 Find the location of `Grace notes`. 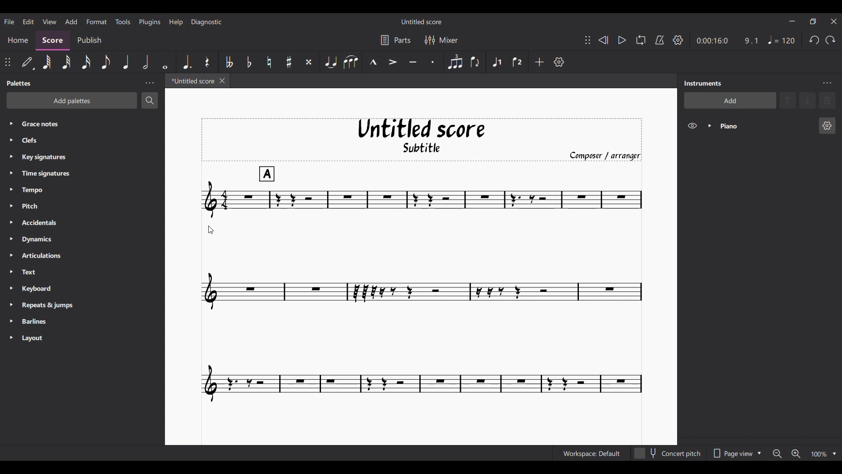

Grace notes is located at coordinates (89, 123).